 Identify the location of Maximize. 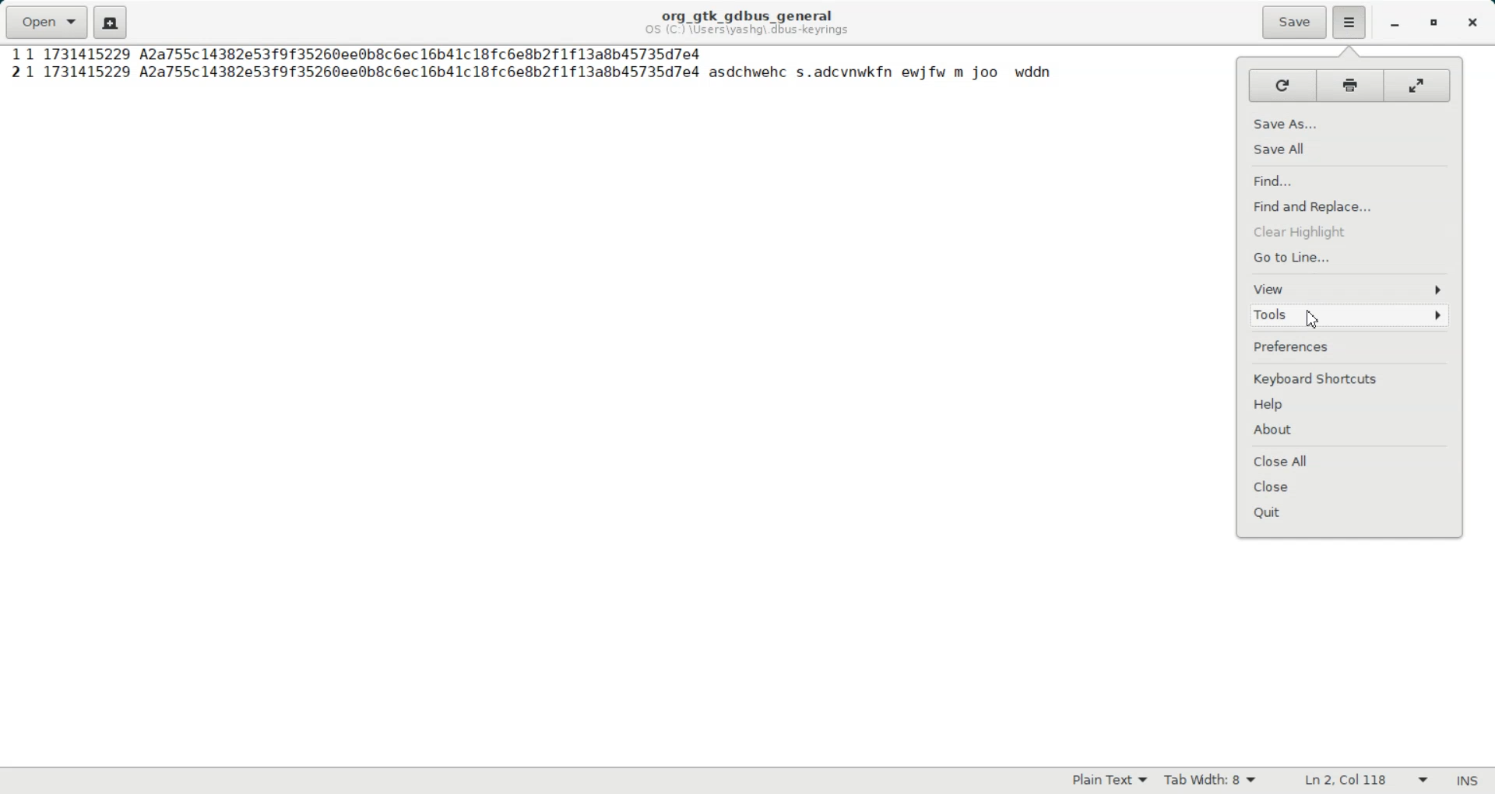
(1434, 24).